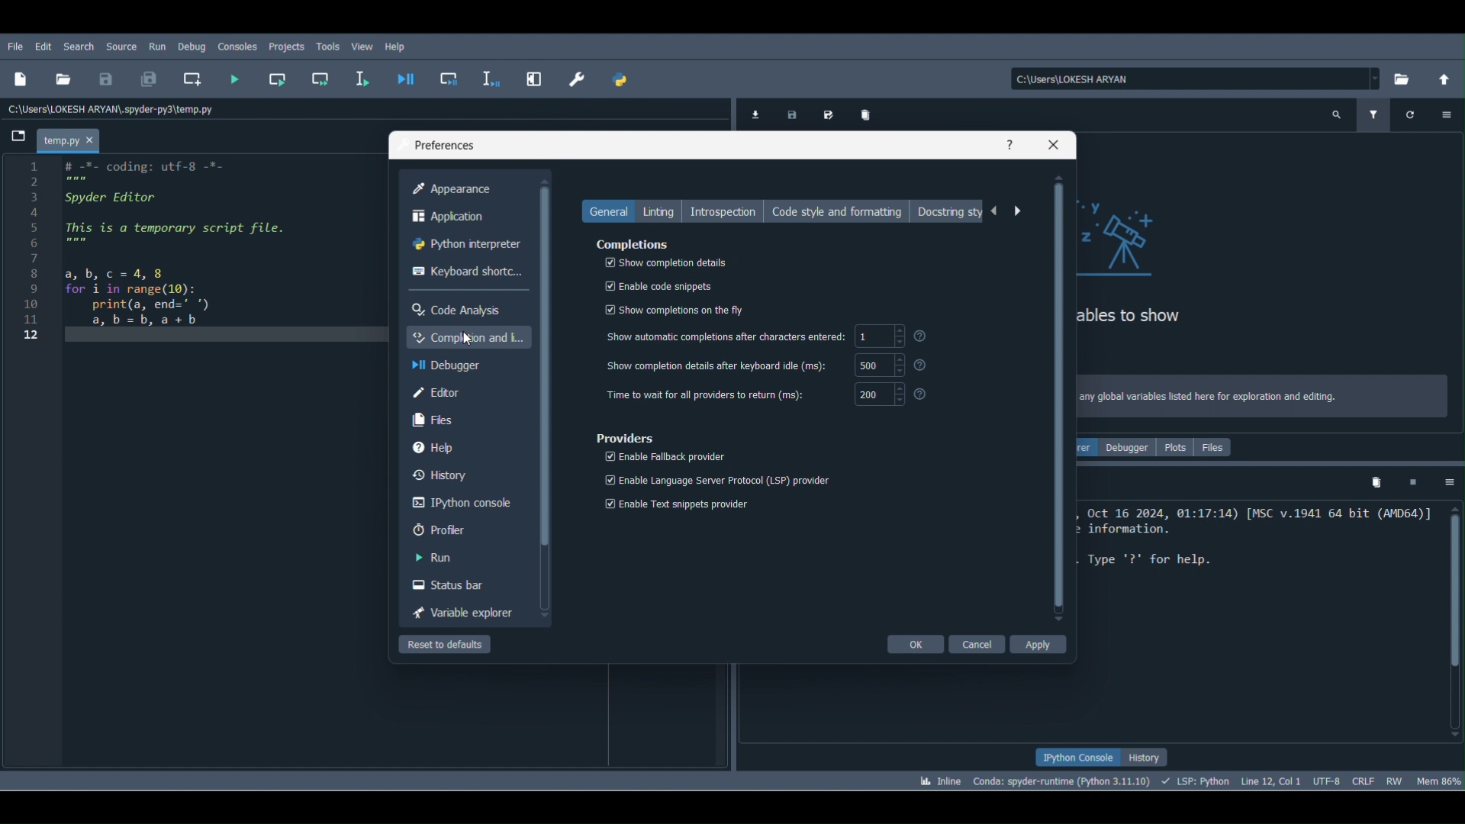 Image resolution: width=1465 pixels, height=824 pixels. I want to click on Help, so click(1012, 142).